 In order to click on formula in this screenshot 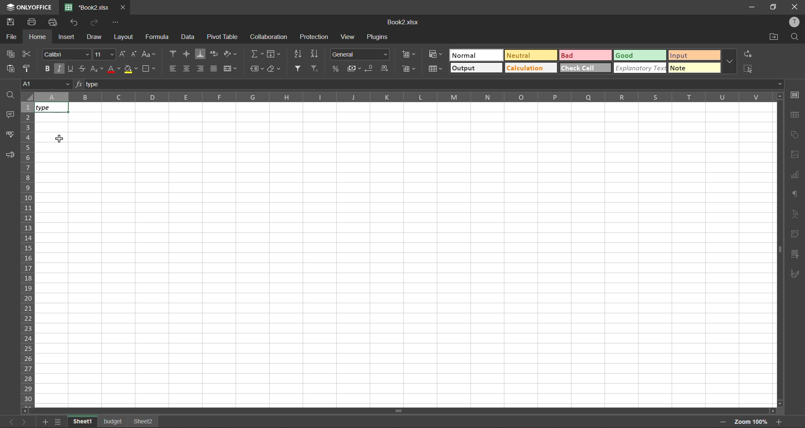, I will do `click(159, 39)`.